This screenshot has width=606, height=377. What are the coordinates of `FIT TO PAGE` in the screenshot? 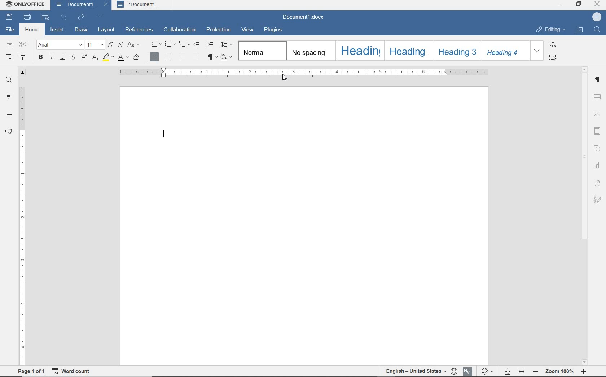 It's located at (505, 371).